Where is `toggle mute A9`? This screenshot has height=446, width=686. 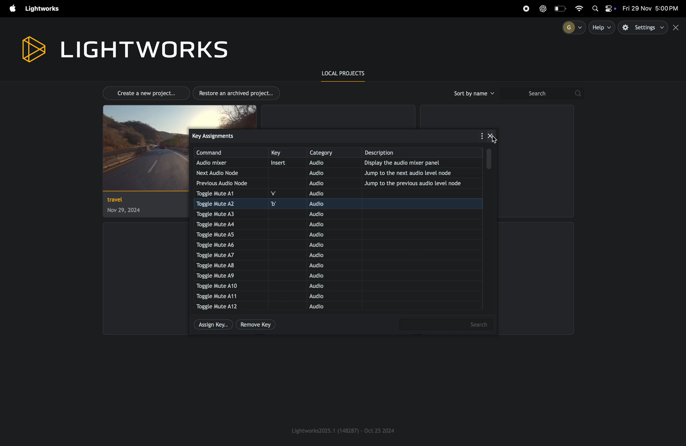 toggle mute A9 is located at coordinates (218, 275).